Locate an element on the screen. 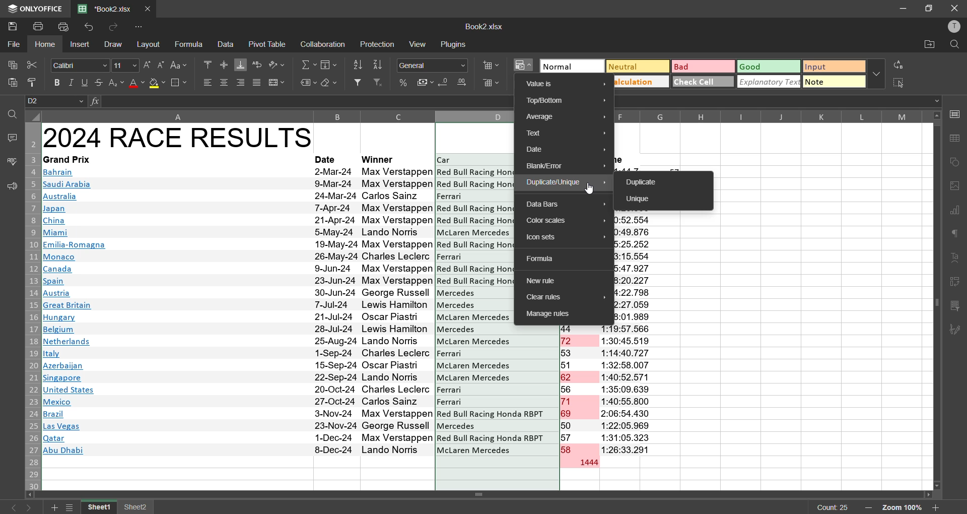 The image size is (967, 514). data is located at coordinates (226, 44).